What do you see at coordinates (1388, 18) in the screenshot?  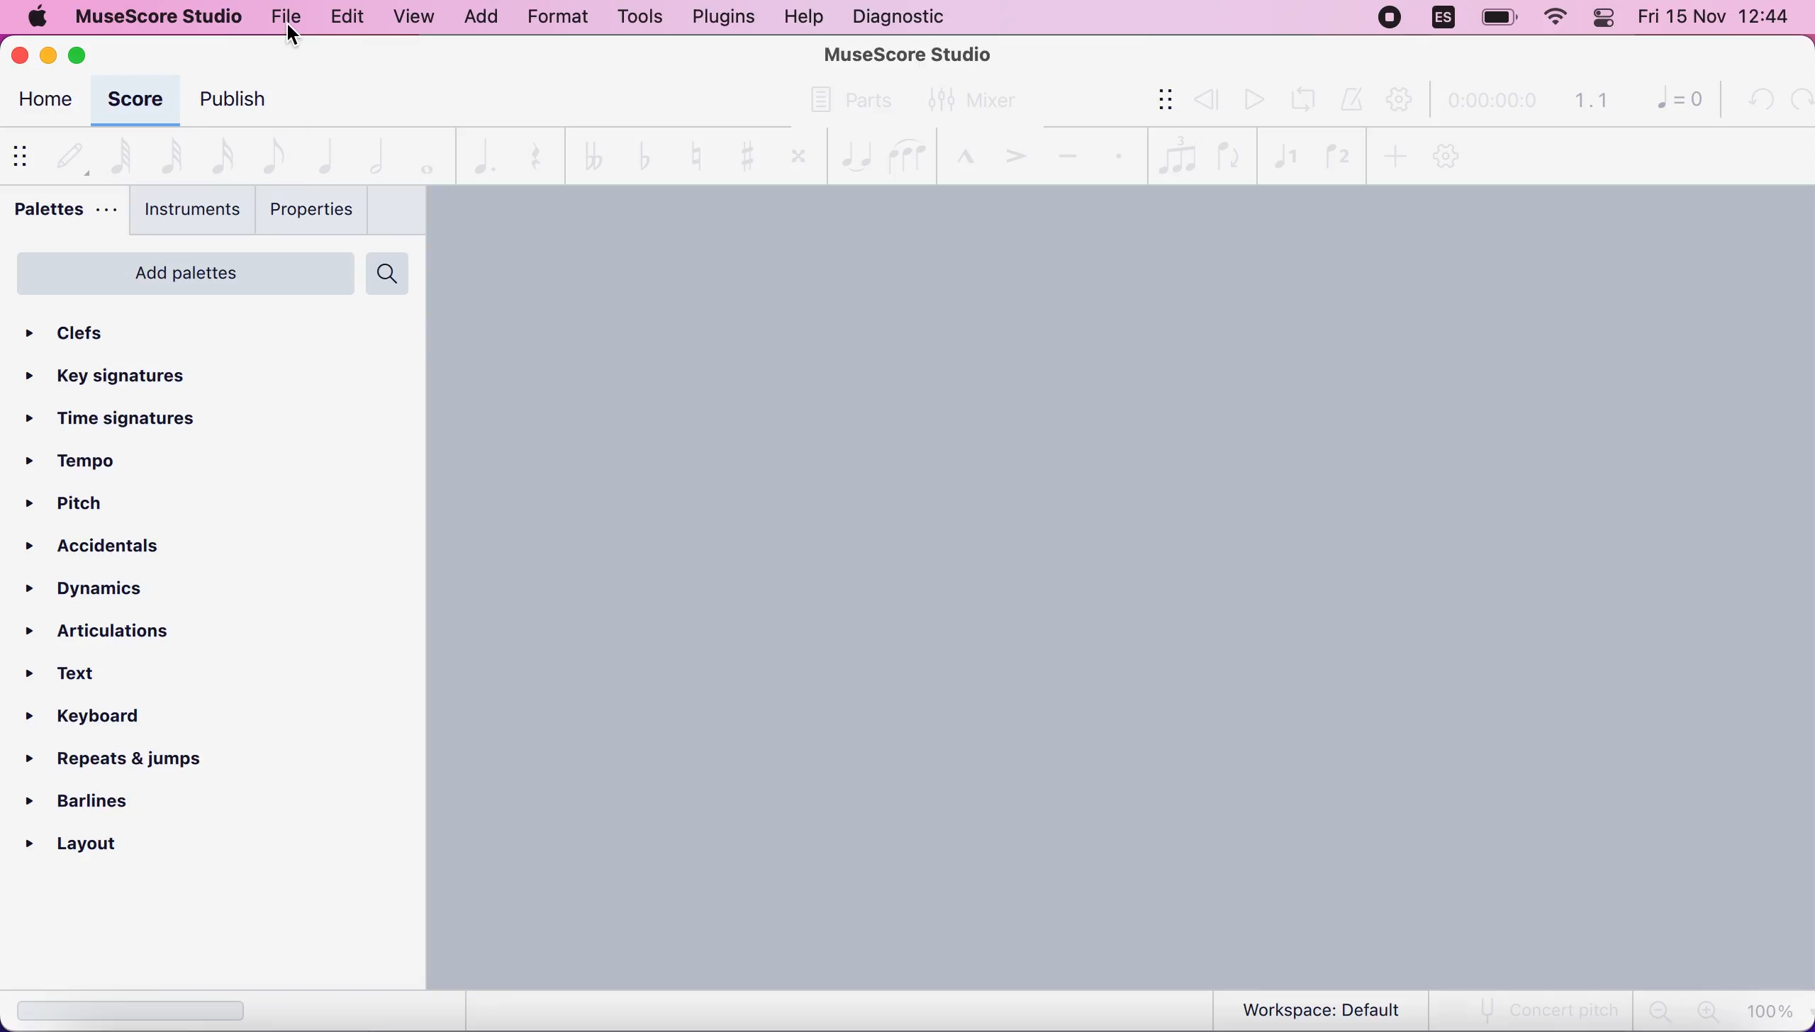 I see `recording stopped` at bounding box center [1388, 18].